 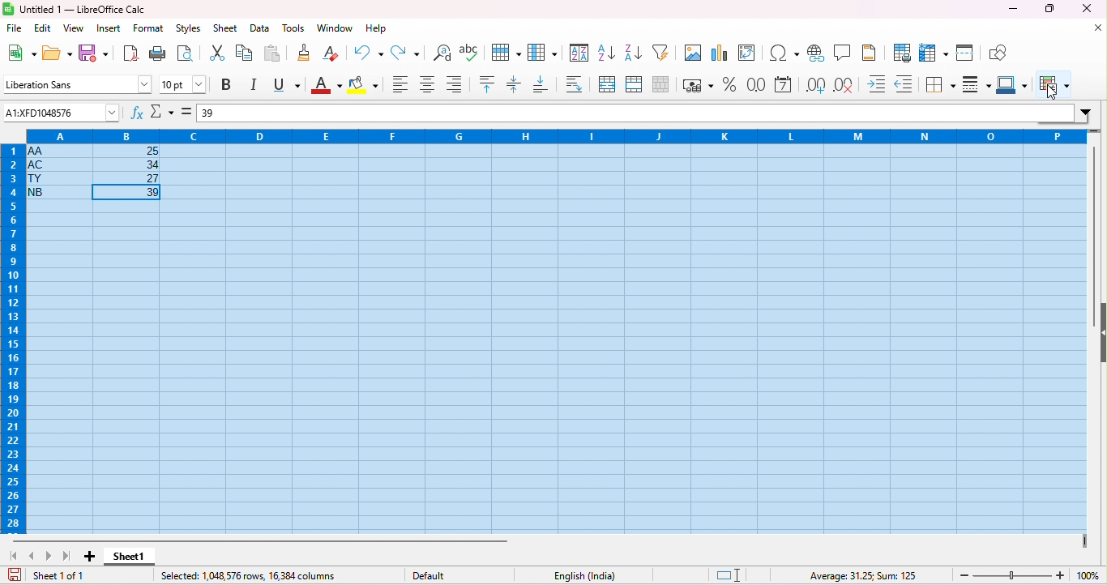 What do you see at coordinates (693, 53) in the screenshot?
I see `insert image` at bounding box center [693, 53].